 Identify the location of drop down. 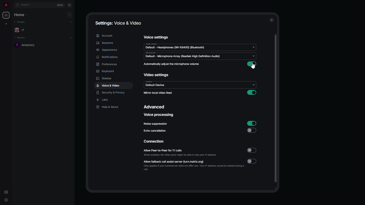
(254, 85).